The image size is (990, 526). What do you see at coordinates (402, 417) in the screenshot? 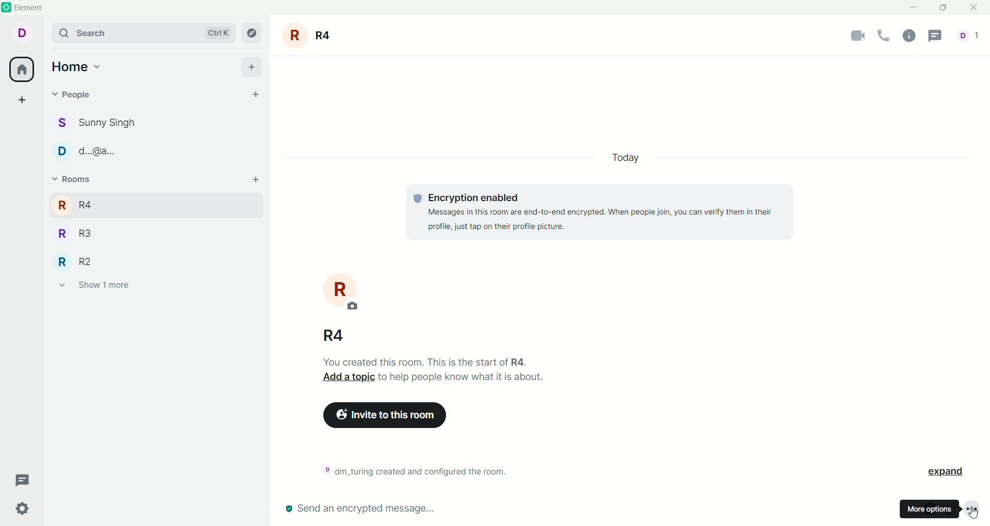
I see `invite to this room` at bounding box center [402, 417].